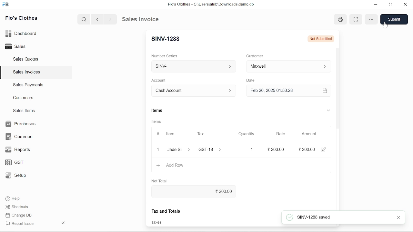 The width and height of the screenshot is (413, 232). What do you see at coordinates (24, 98) in the screenshot?
I see `Customers.` at bounding box center [24, 98].